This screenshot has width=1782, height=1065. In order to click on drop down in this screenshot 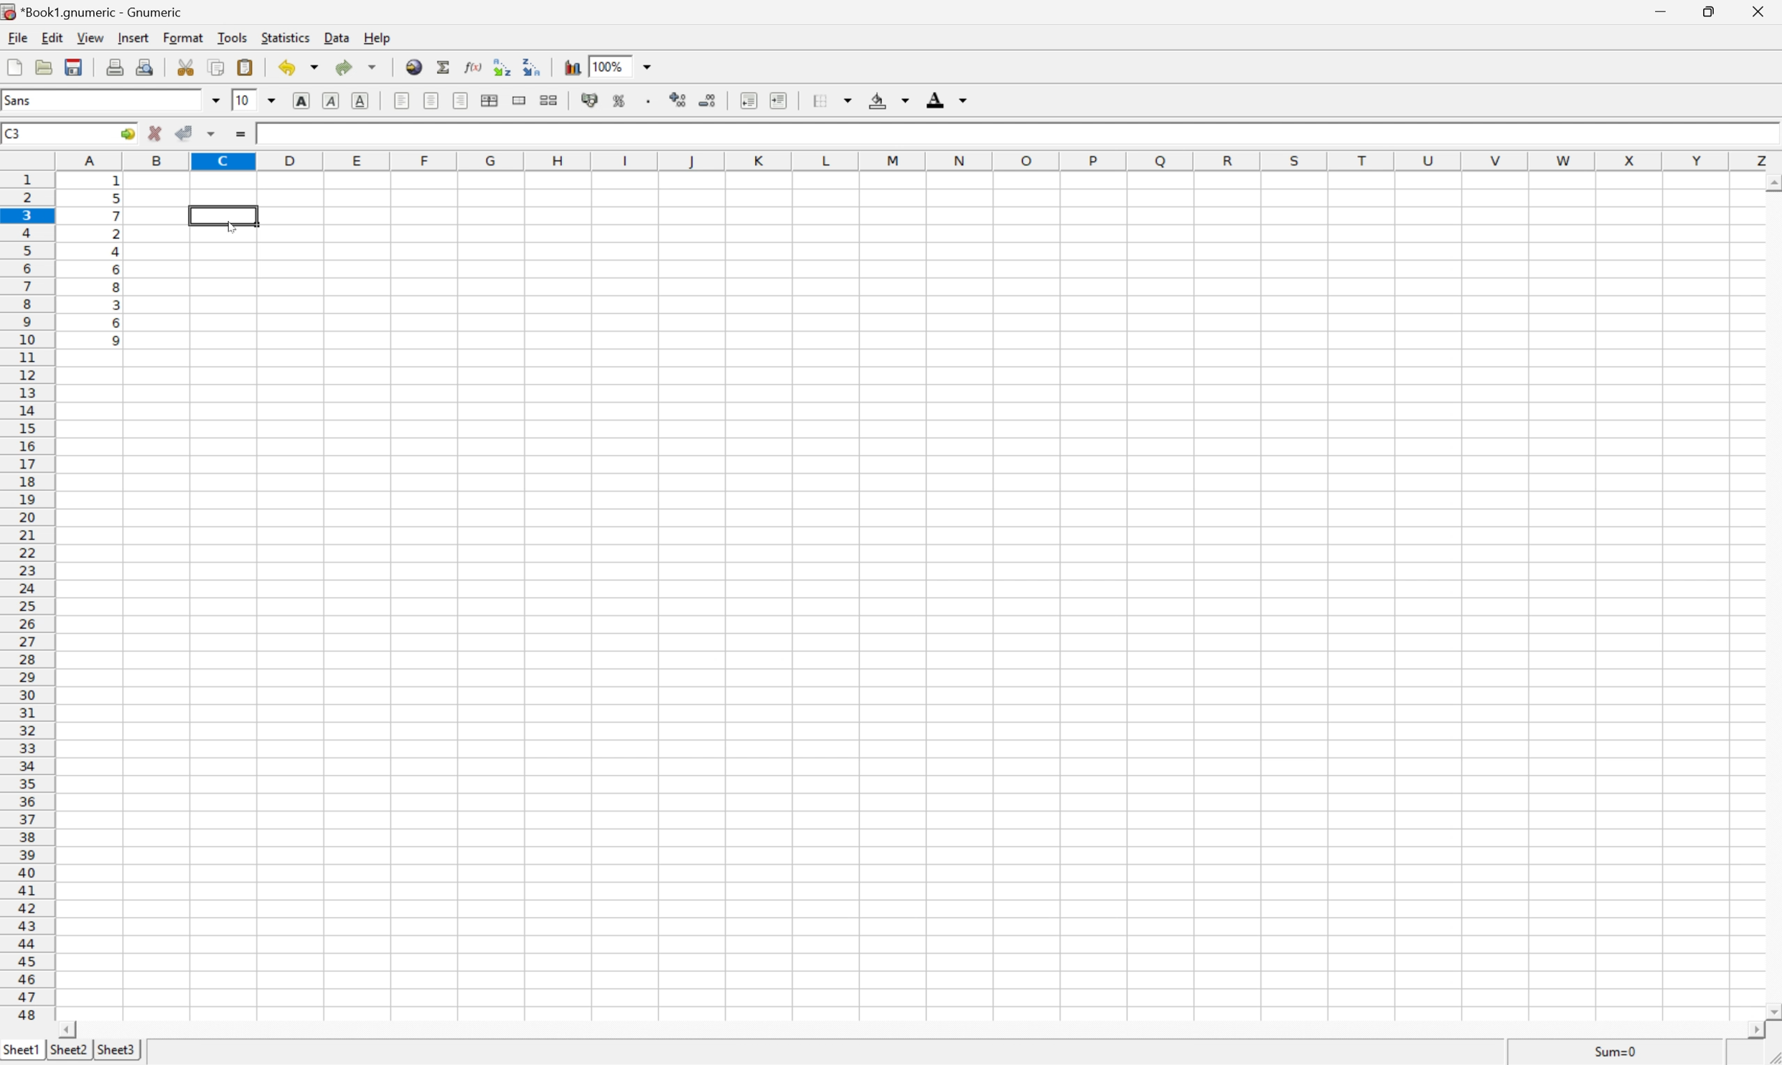, I will do `click(652, 66)`.